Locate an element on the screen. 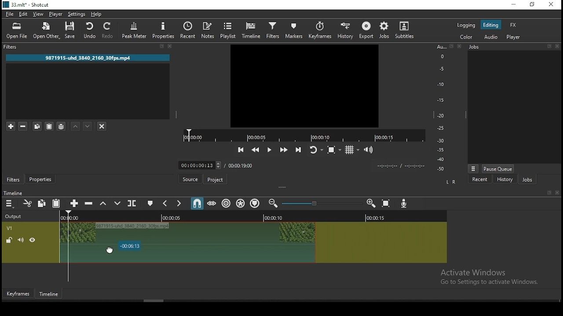 The width and height of the screenshot is (563, 316). video clip (active selection) is located at coordinates (188, 237).